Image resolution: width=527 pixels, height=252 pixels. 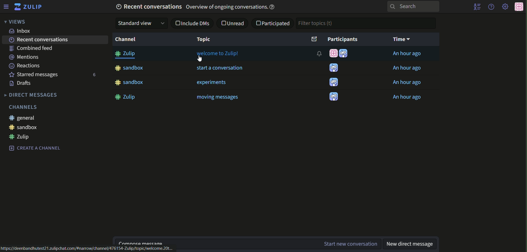 I want to click on search bar, so click(x=367, y=23).